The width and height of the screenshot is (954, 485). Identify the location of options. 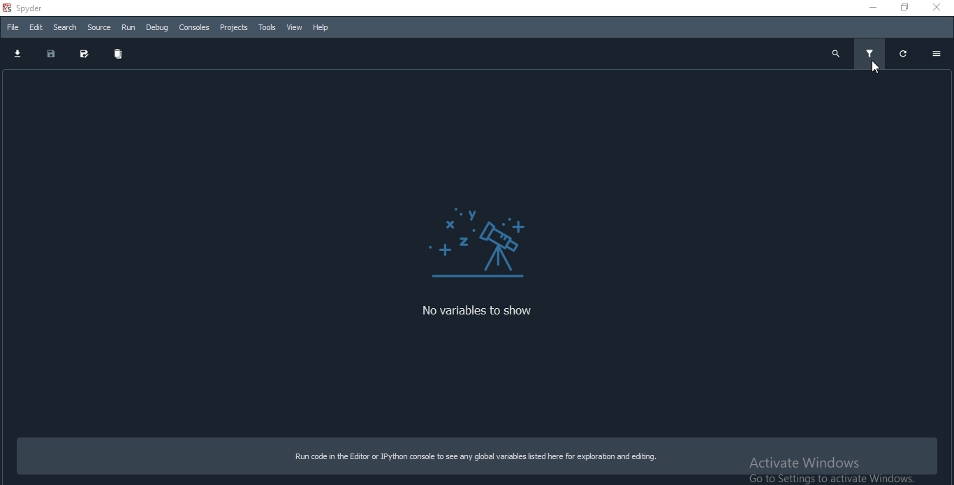
(939, 54).